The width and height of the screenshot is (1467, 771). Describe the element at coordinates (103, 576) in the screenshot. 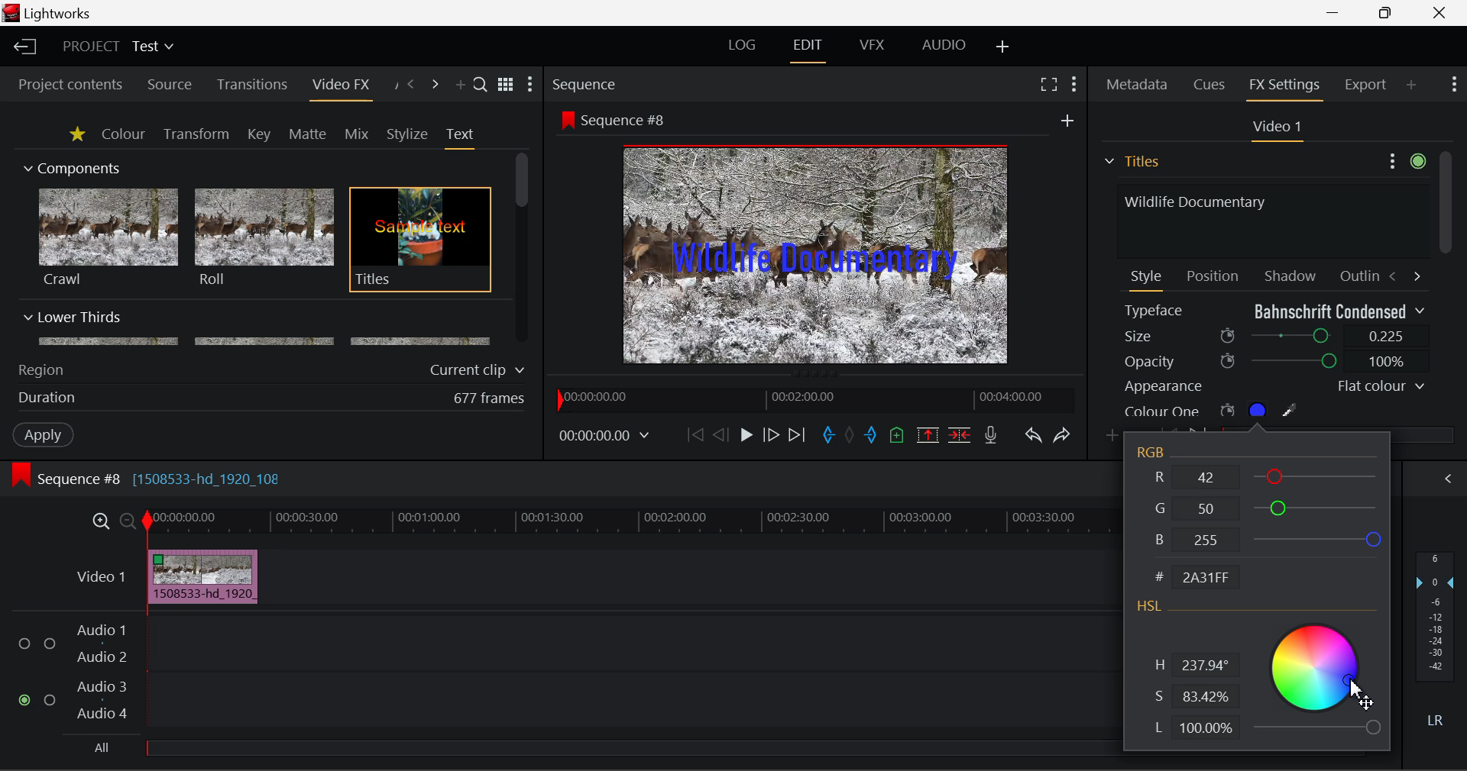

I see `Video 1` at that location.